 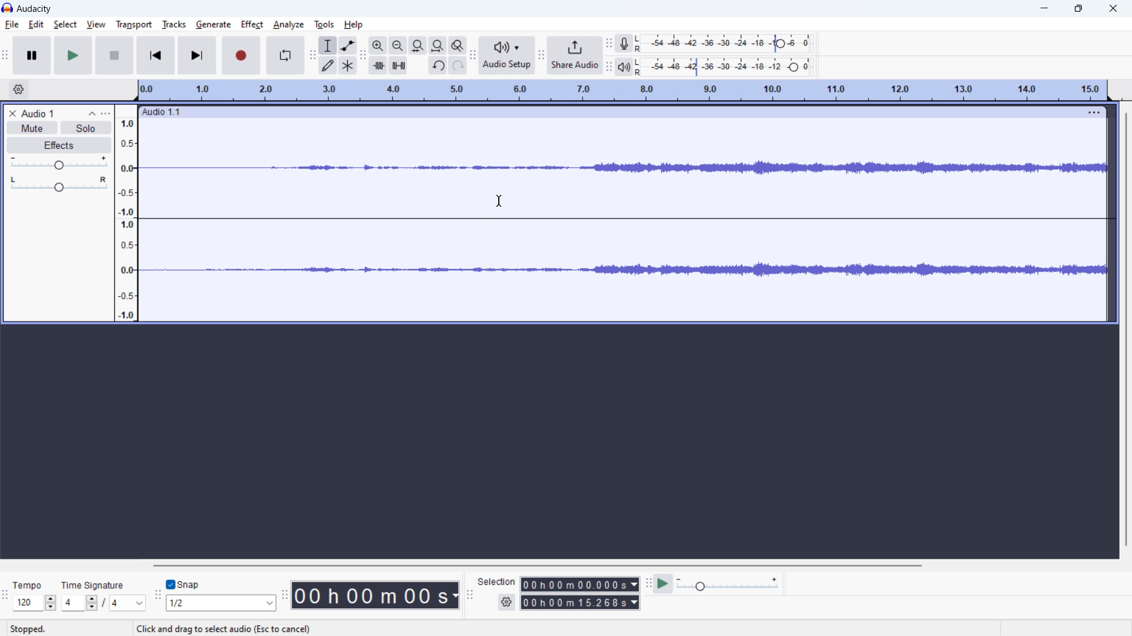 I want to click on waveform, so click(x=627, y=269).